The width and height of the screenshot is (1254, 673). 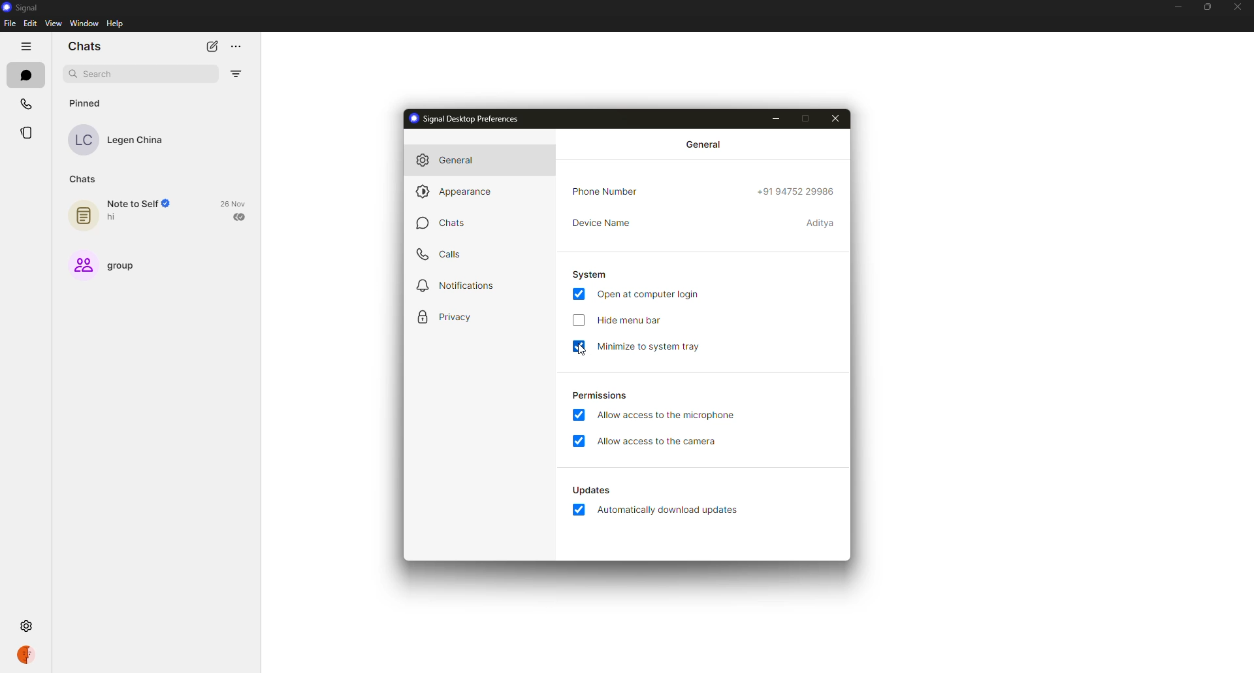 I want to click on system, so click(x=592, y=274).